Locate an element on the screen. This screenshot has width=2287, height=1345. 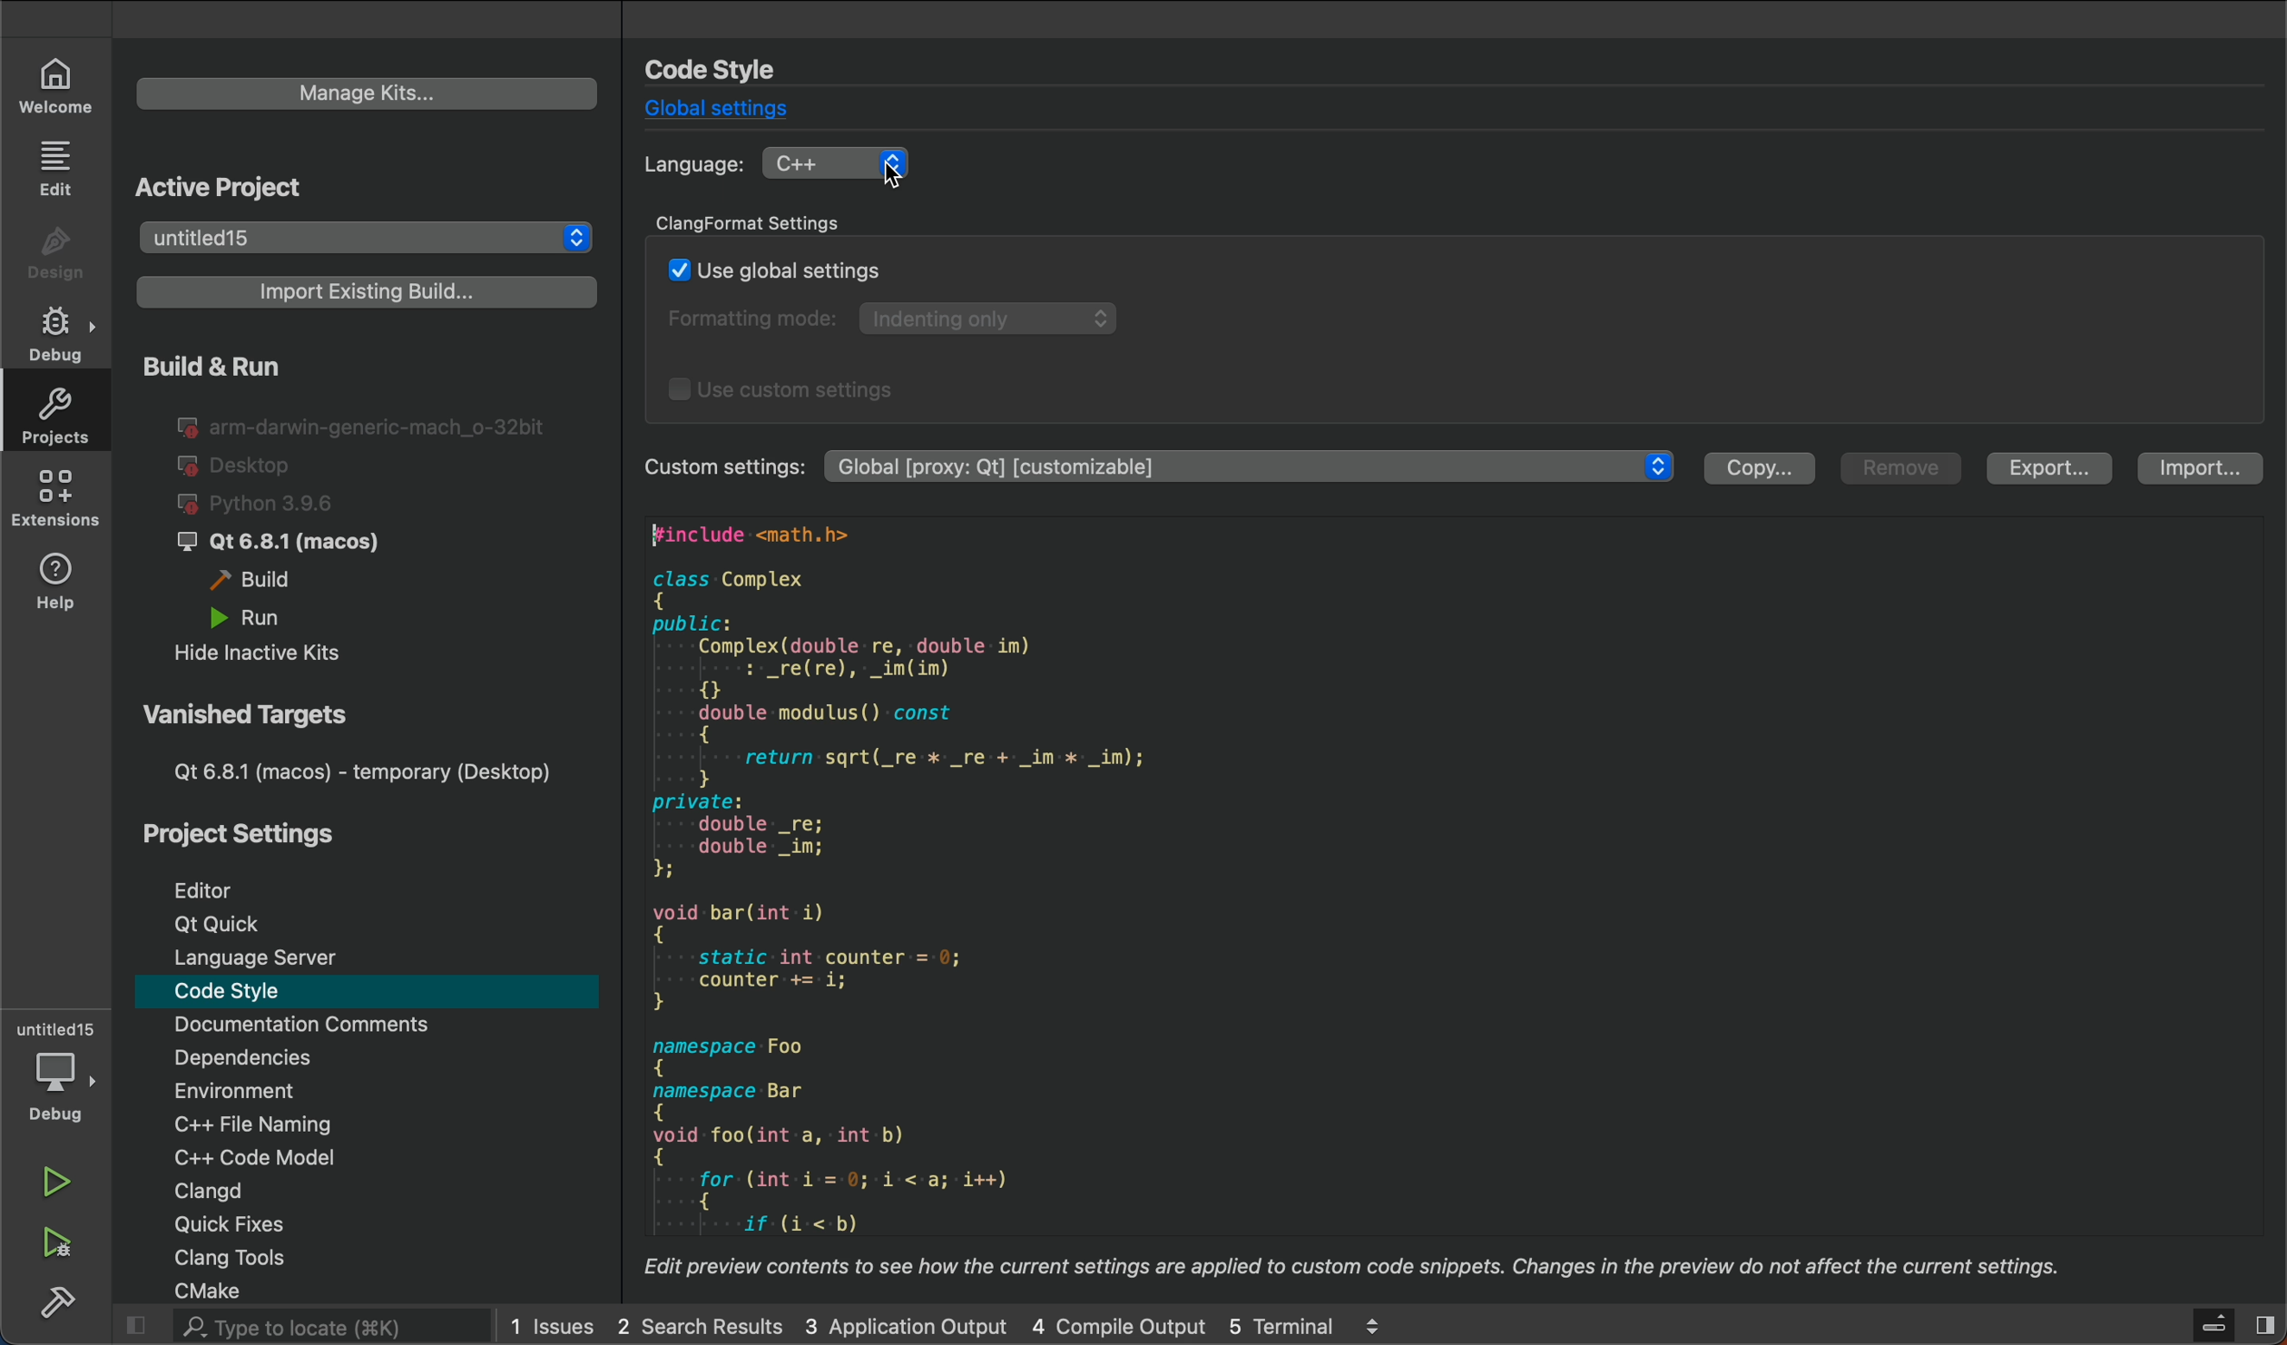
language is located at coordinates (692, 165).